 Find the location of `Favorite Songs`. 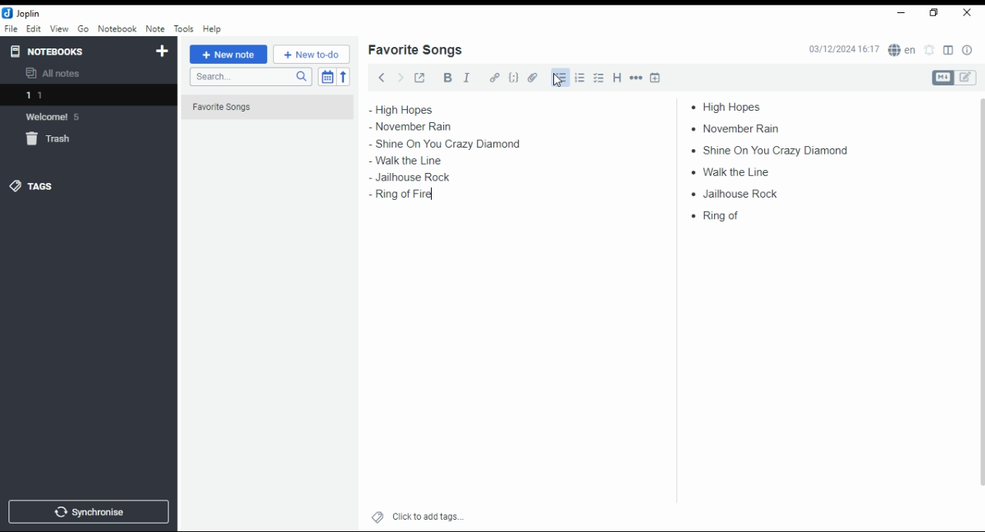

Favorite Songs is located at coordinates (259, 108).